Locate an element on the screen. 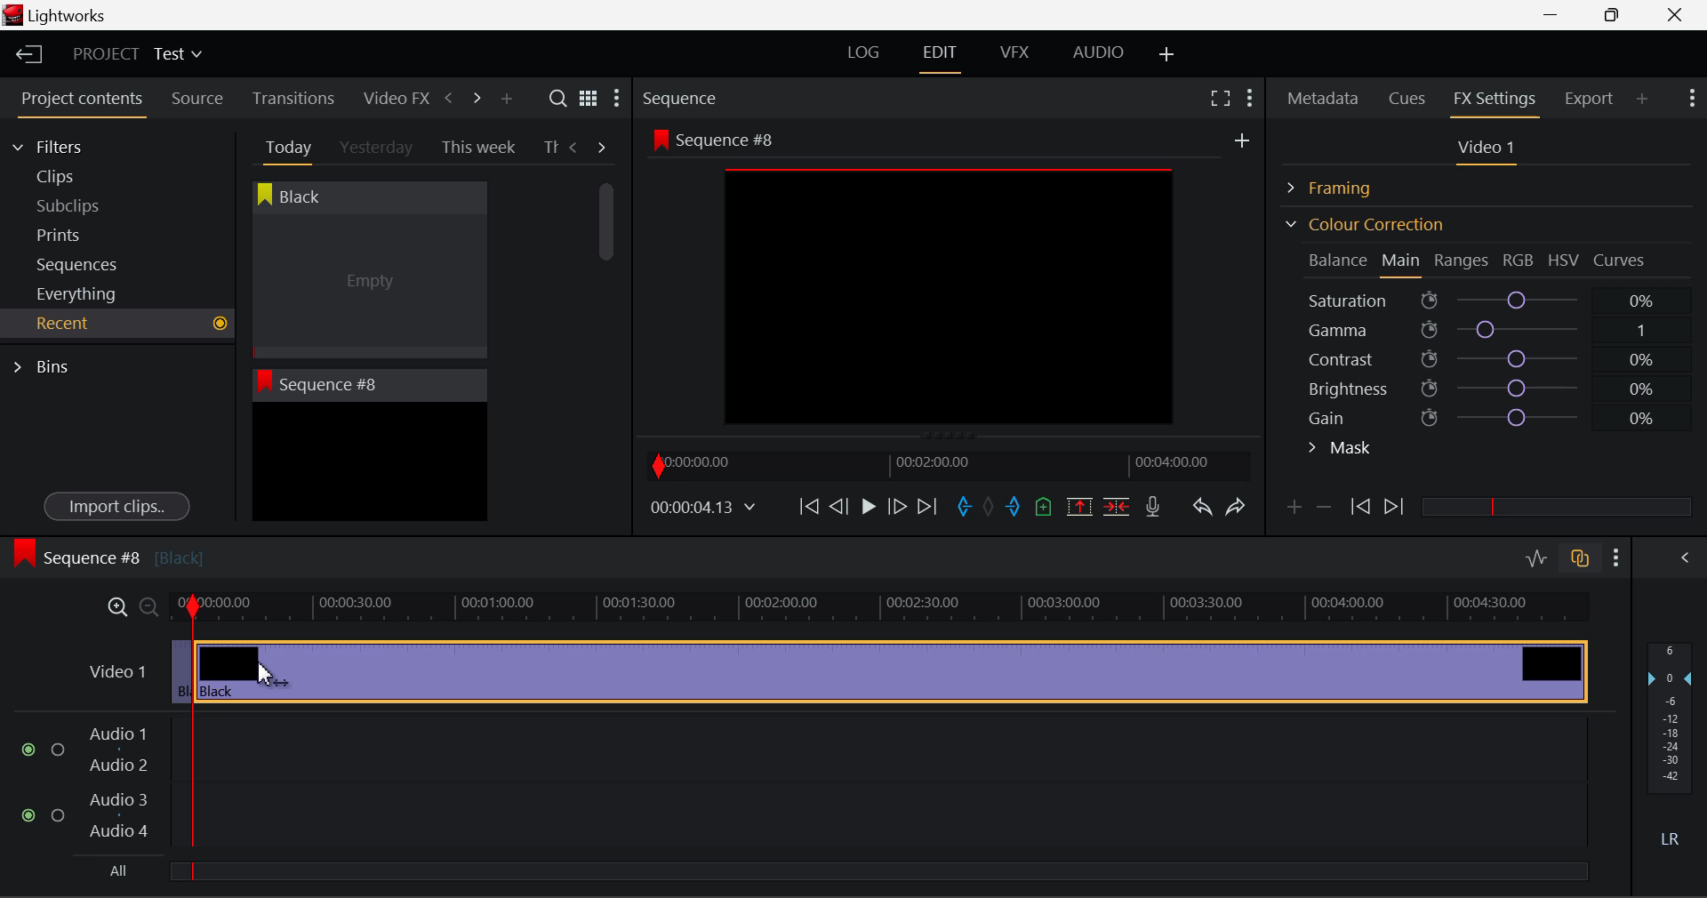  Toggle audio track sync is located at coordinates (1581, 557).